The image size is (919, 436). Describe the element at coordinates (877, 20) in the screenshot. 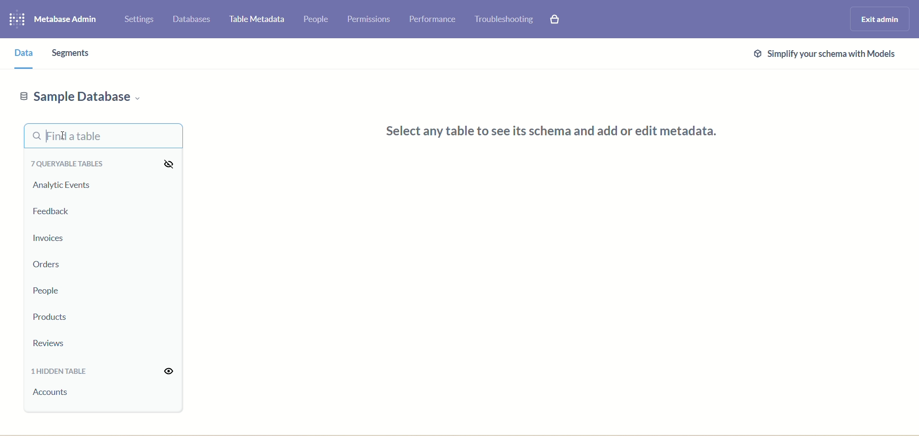

I see `exit admin` at that location.